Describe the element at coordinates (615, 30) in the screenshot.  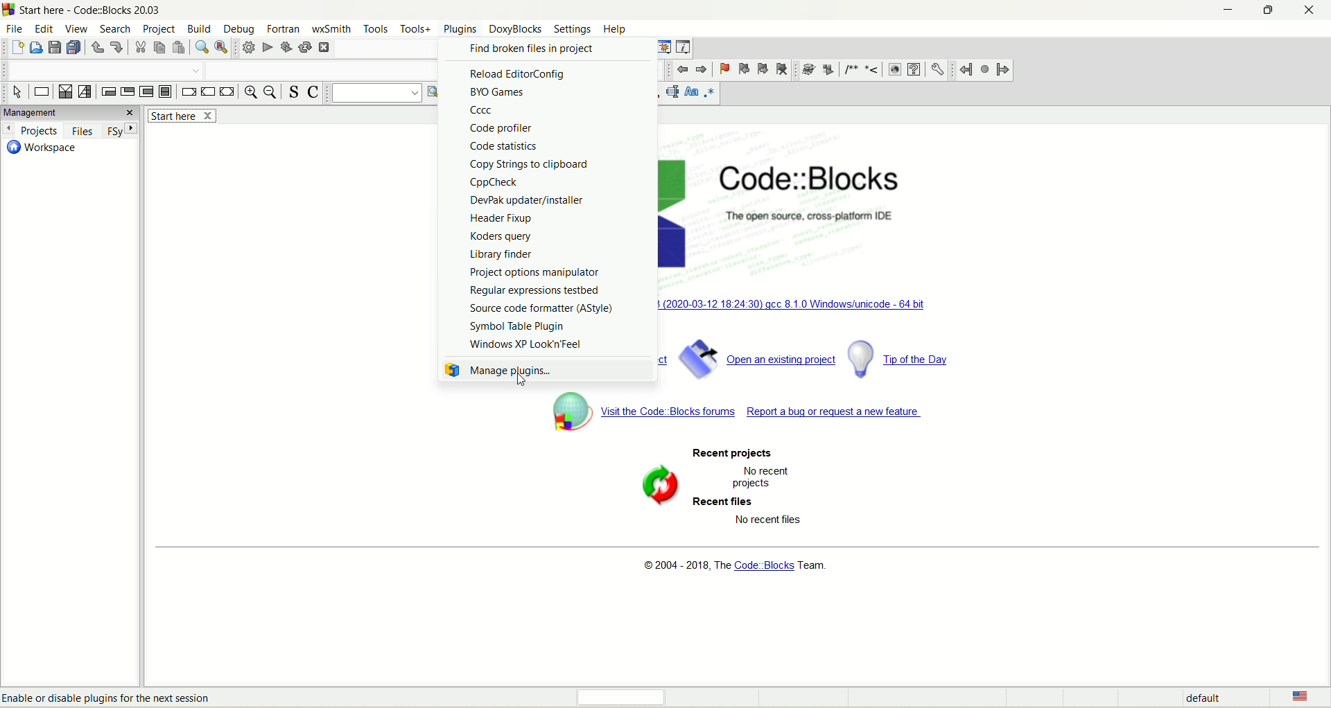
I see `help` at that location.